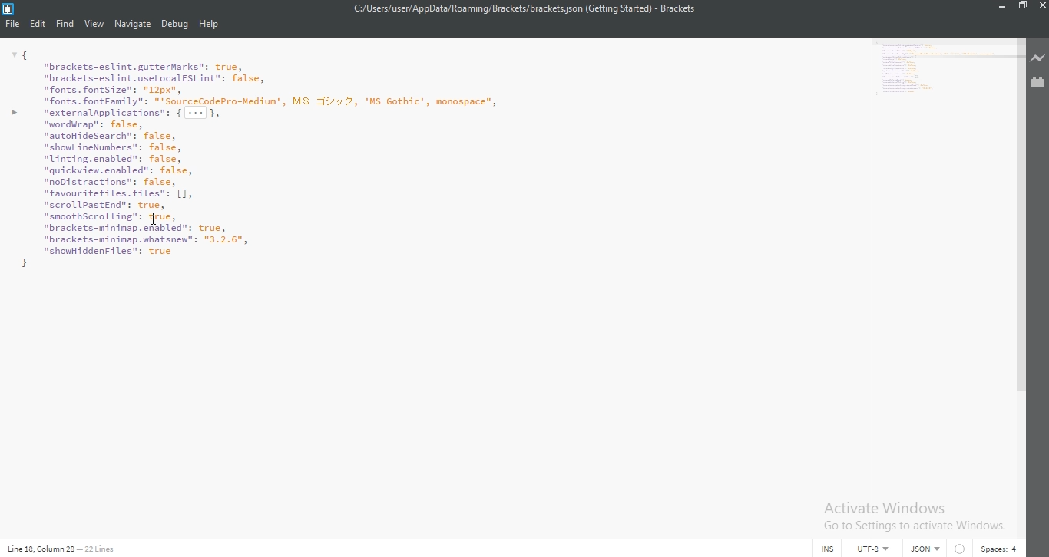 This screenshot has height=557, width=1049. What do you see at coordinates (1039, 84) in the screenshot?
I see `Extension Manager` at bounding box center [1039, 84].